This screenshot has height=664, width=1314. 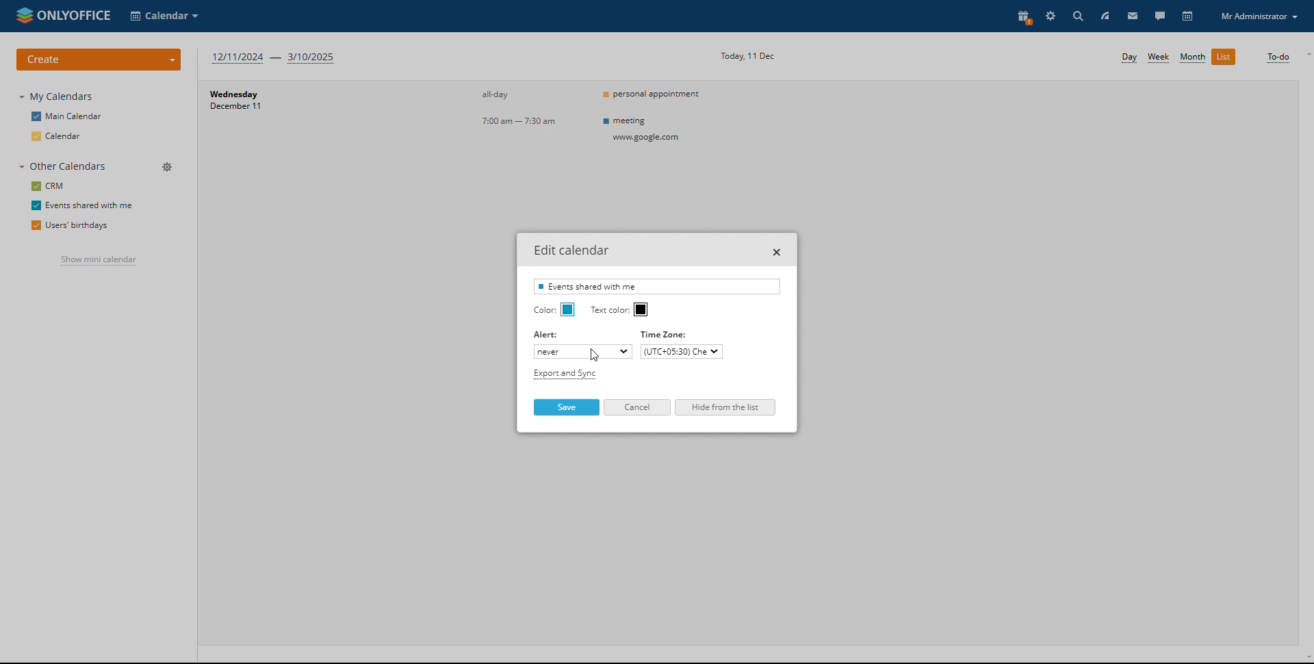 I want to click on search, so click(x=1076, y=15).